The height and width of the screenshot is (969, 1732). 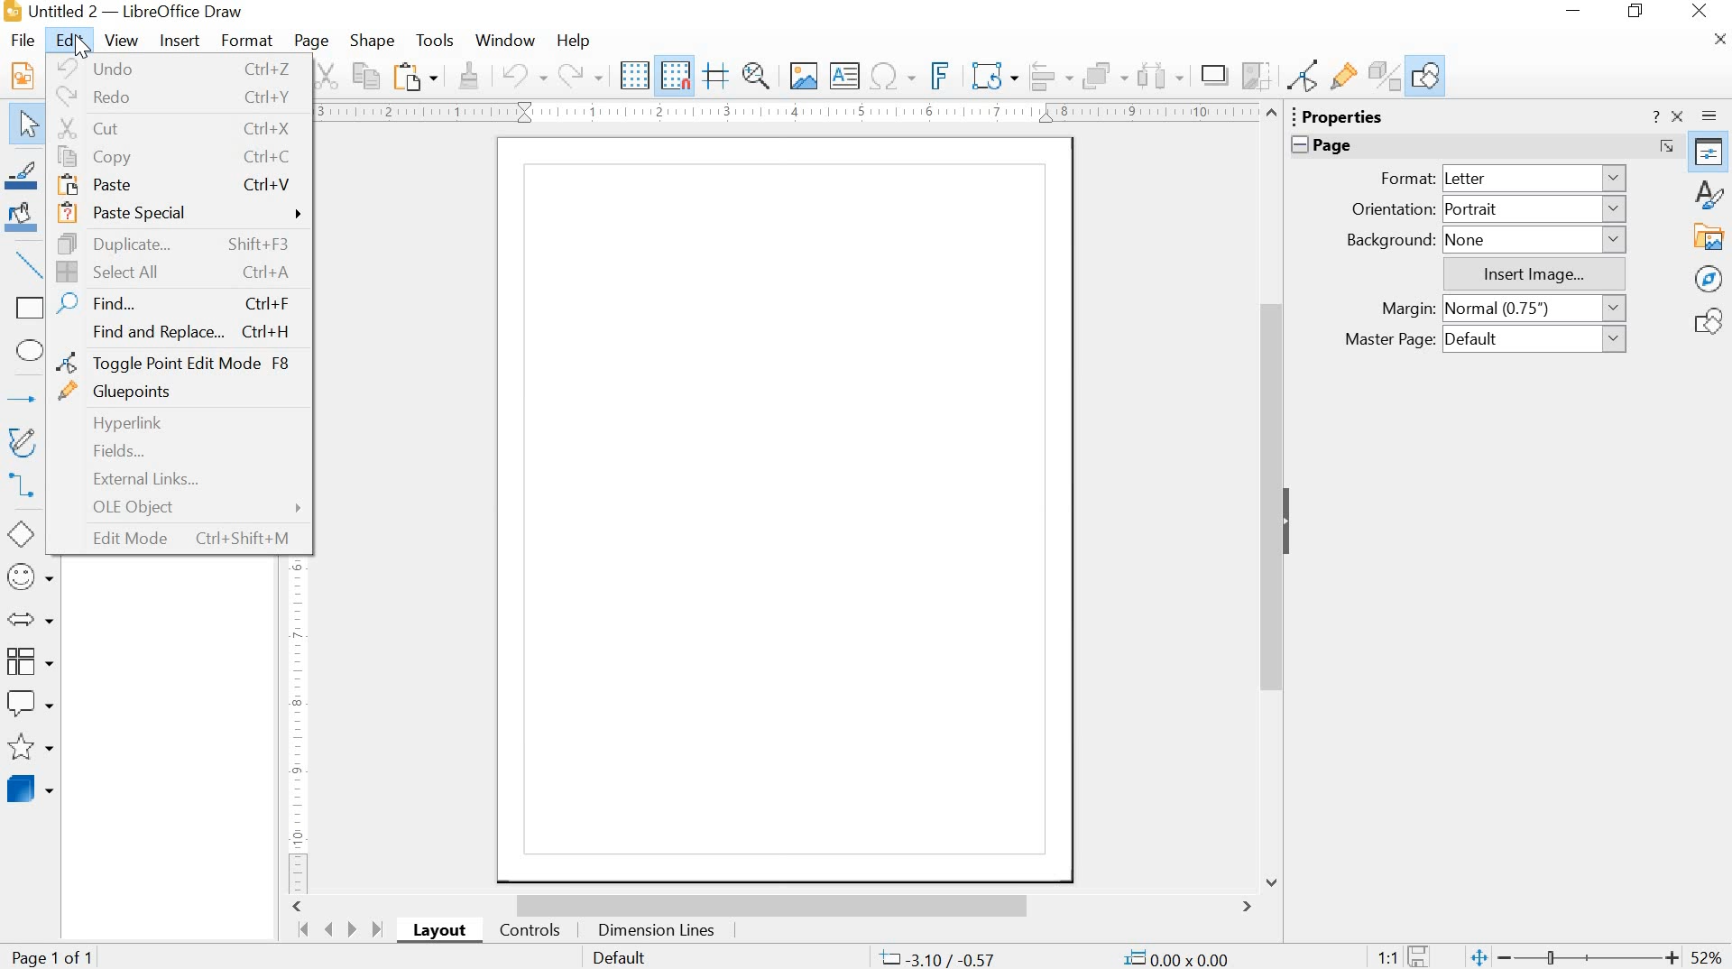 I want to click on Up, so click(x=1274, y=112).